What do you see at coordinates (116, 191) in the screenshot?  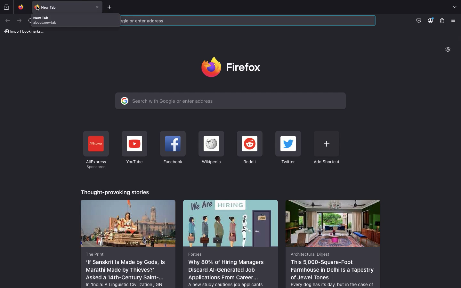 I see `Thought-provoking stories` at bounding box center [116, 191].